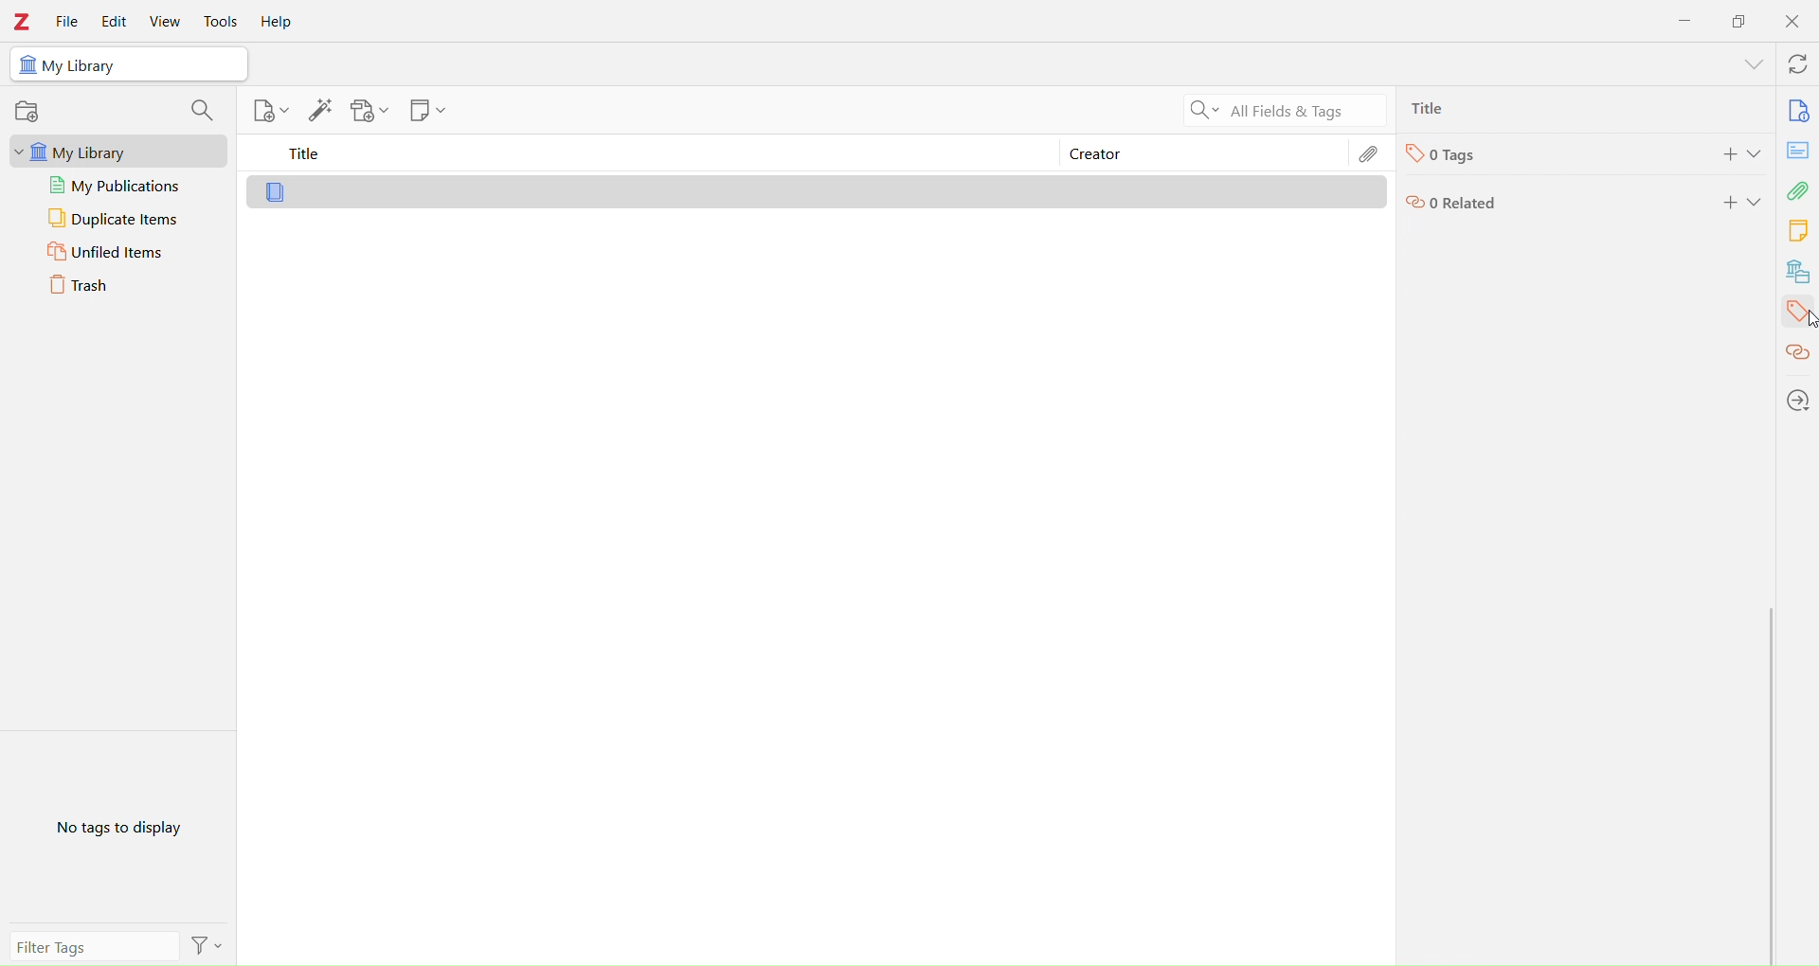  Describe the element at coordinates (1727, 204) in the screenshot. I see `add` at that location.